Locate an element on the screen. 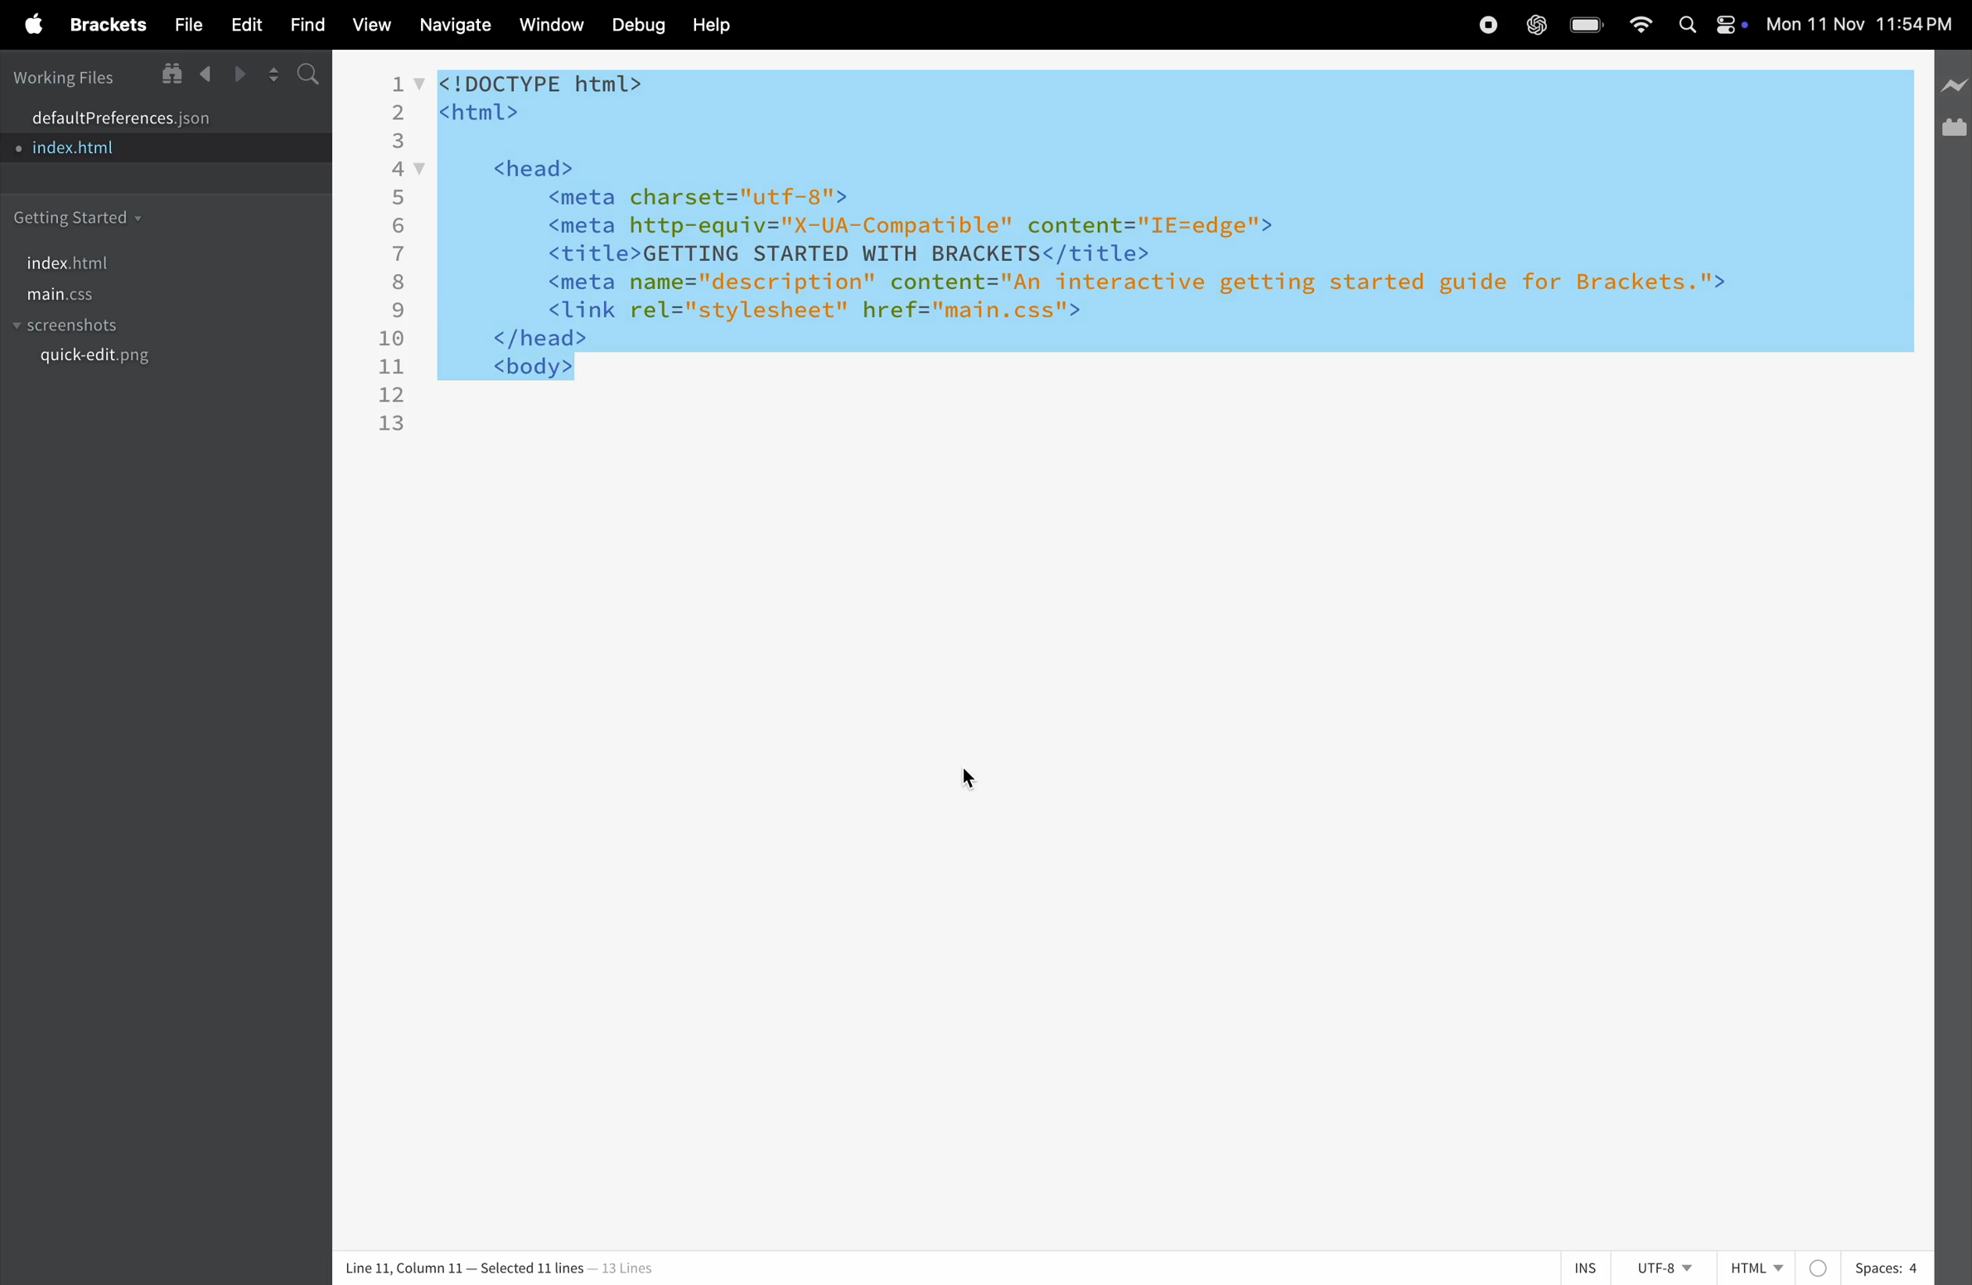 The image size is (1972, 1285). wifi is located at coordinates (1643, 26).